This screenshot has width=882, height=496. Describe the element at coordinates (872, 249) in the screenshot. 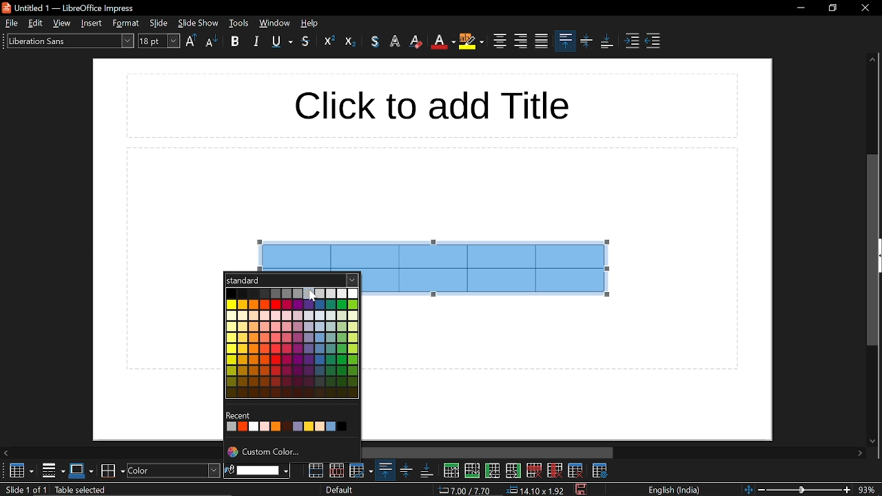

I see `vertical scrollbar` at that location.